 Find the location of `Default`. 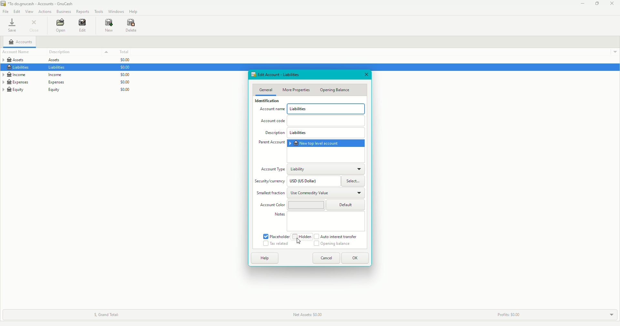

Default is located at coordinates (326, 205).